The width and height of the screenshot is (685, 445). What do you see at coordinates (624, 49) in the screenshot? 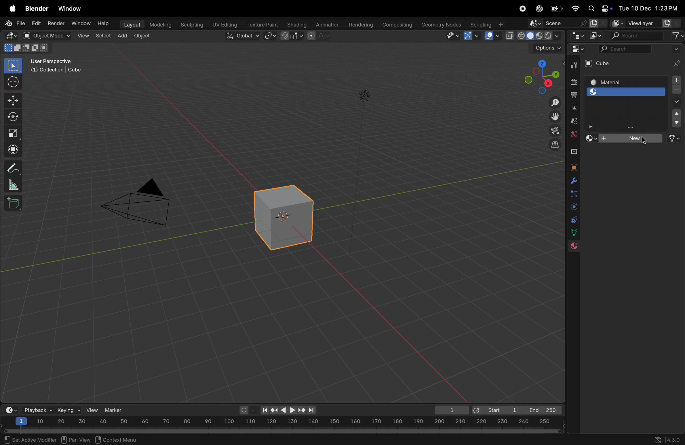
I see `Search` at bounding box center [624, 49].